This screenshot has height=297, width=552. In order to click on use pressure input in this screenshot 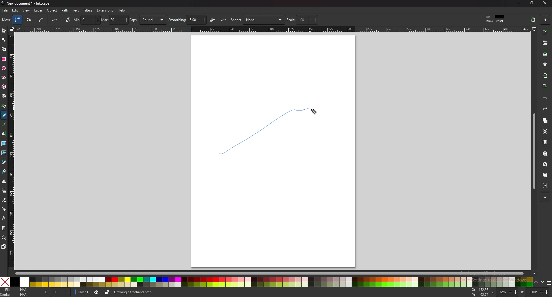, I will do `click(66, 20)`.